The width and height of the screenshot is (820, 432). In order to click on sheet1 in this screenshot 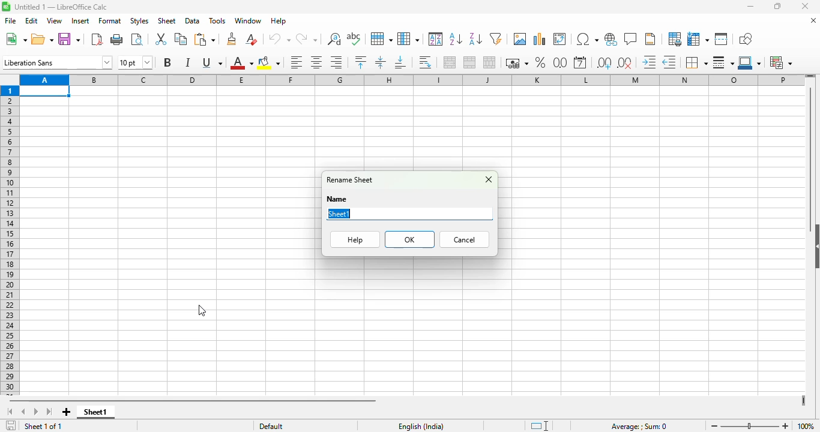, I will do `click(94, 412)`.